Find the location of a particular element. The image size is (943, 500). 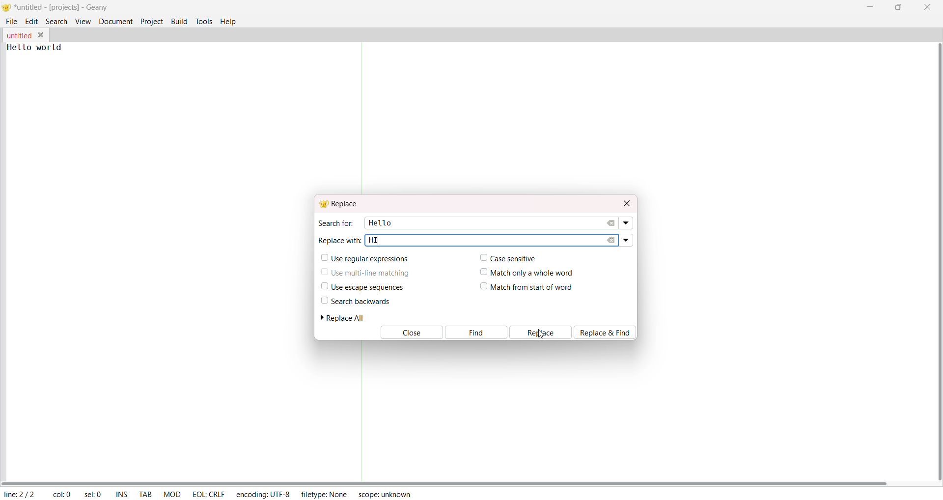

close is located at coordinates (927, 7).